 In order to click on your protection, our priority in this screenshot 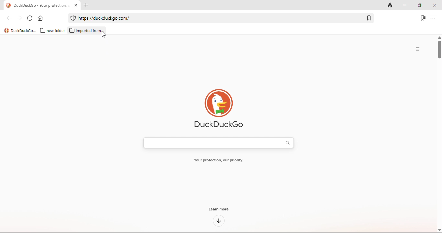, I will do `click(218, 161)`.